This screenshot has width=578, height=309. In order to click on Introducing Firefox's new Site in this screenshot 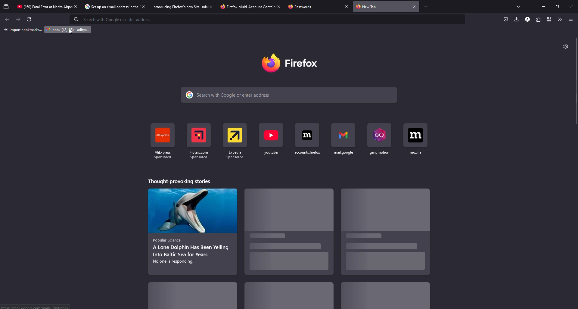, I will do `click(175, 7)`.